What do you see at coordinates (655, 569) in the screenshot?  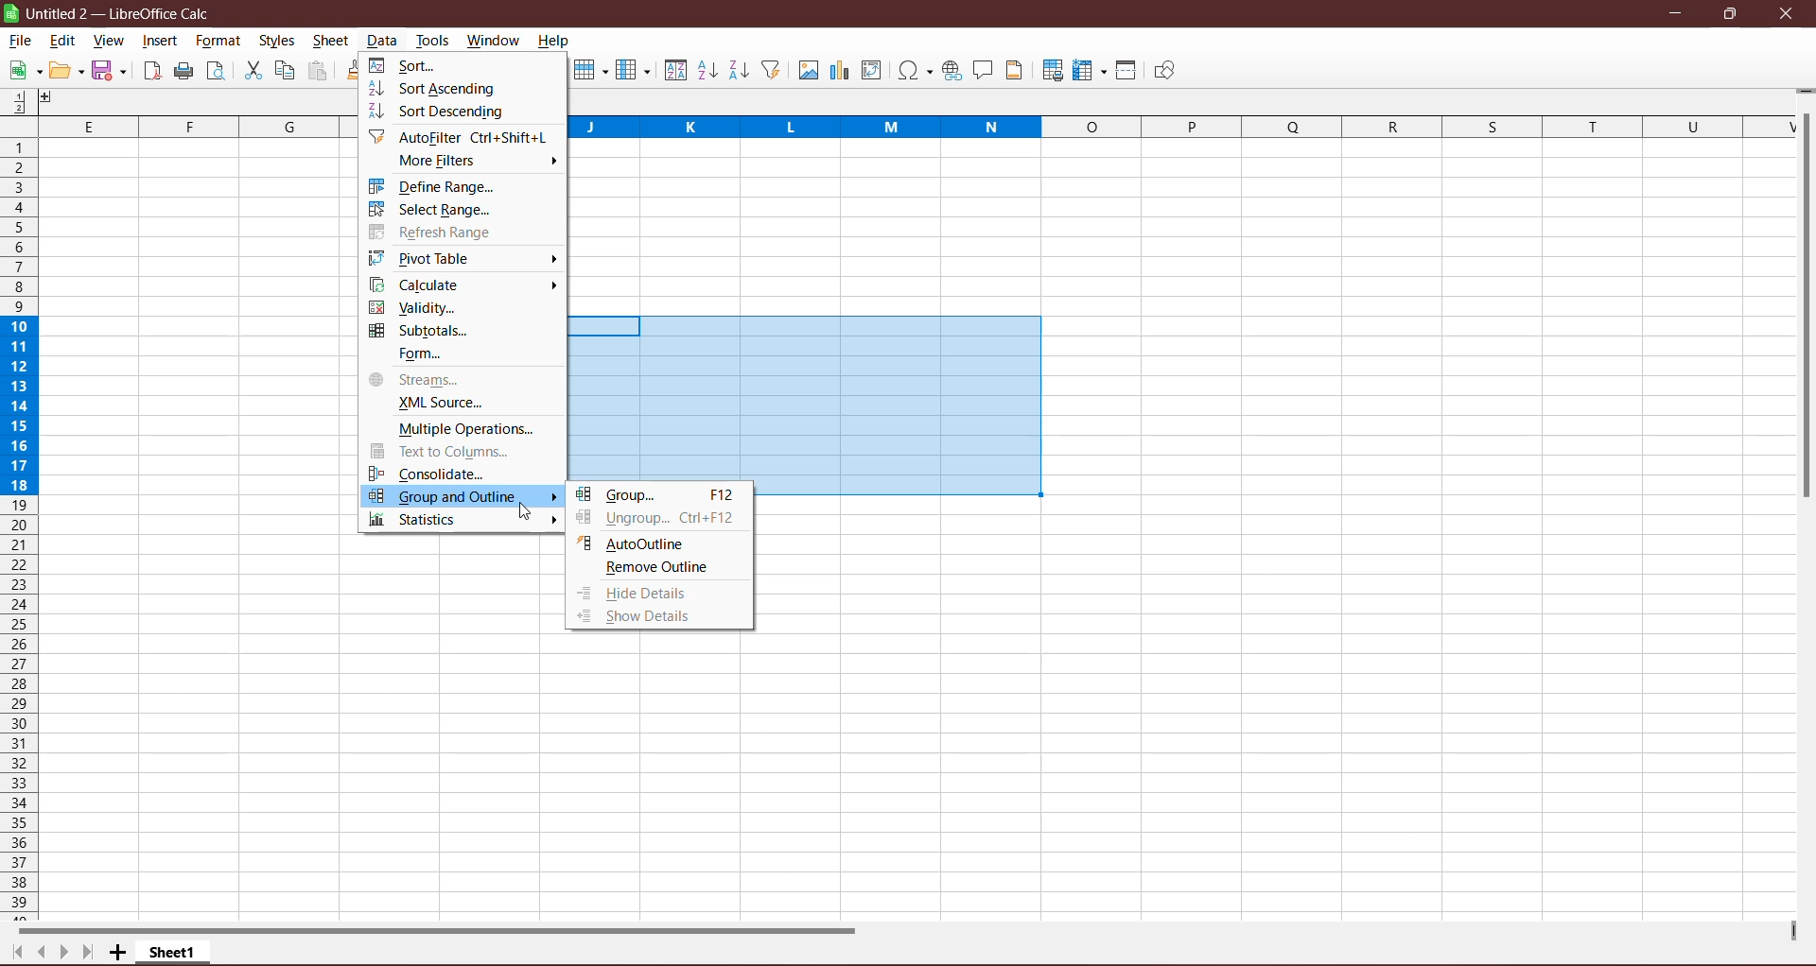 I see `Remove Outline` at bounding box center [655, 569].